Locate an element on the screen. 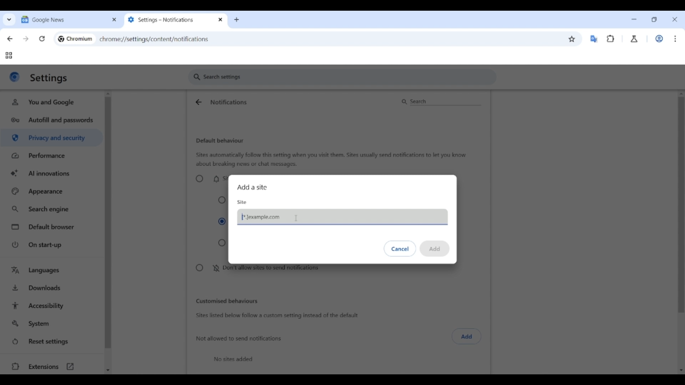  Logo of current site is located at coordinates (15, 77).